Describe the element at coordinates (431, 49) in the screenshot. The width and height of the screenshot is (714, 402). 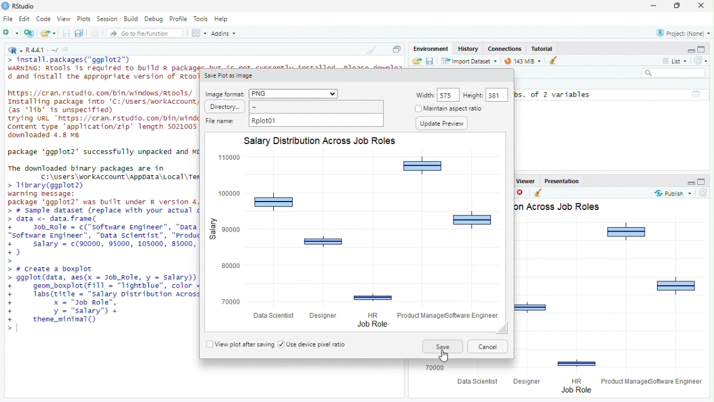
I see `Environment` at that location.